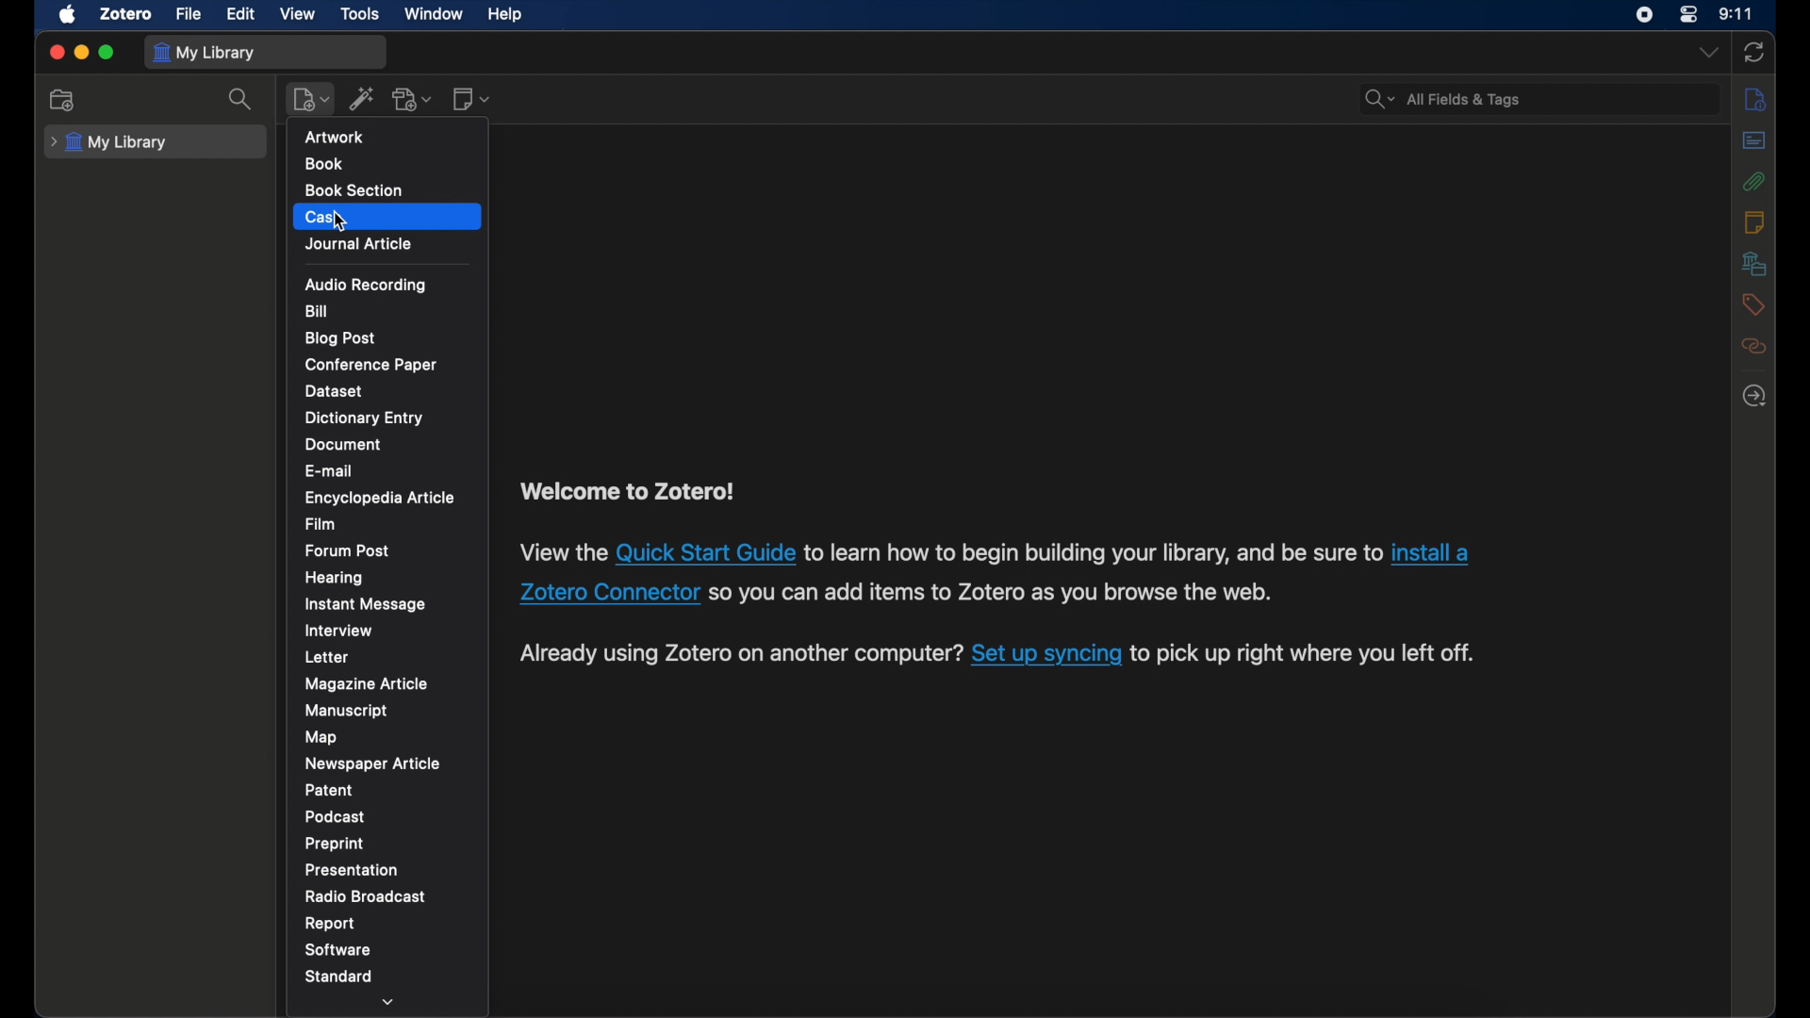 This screenshot has width=1810, height=1018. Describe the element at coordinates (335, 137) in the screenshot. I see `artwork` at that location.